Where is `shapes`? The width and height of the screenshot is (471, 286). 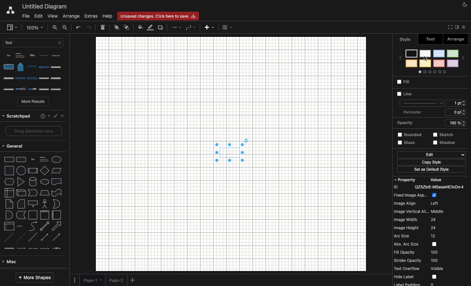
shapes is located at coordinates (35, 158).